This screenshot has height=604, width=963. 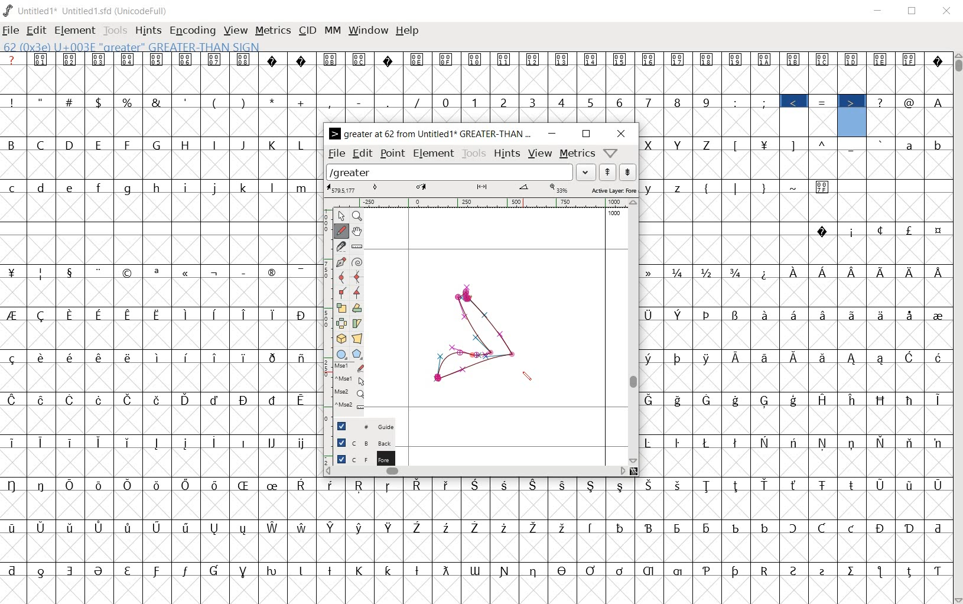 What do you see at coordinates (35, 30) in the screenshot?
I see `edit` at bounding box center [35, 30].